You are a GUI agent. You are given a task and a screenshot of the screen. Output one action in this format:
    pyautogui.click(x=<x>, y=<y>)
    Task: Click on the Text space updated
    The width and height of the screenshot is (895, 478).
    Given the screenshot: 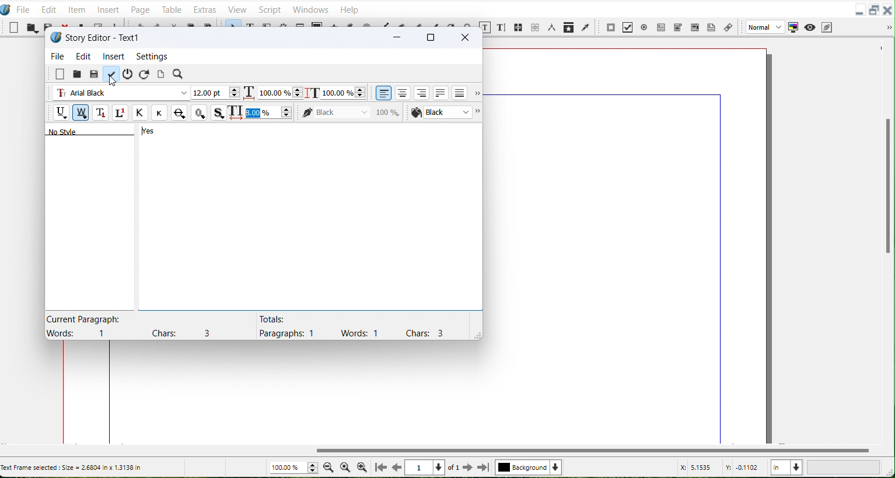 What is the action you would take?
    pyautogui.click(x=260, y=111)
    